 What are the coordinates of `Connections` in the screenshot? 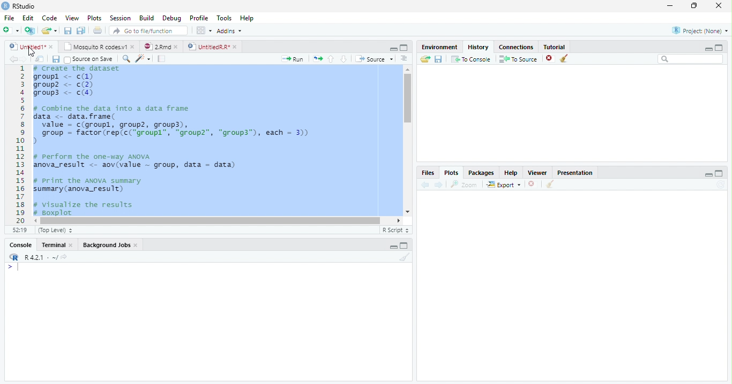 It's located at (517, 46).